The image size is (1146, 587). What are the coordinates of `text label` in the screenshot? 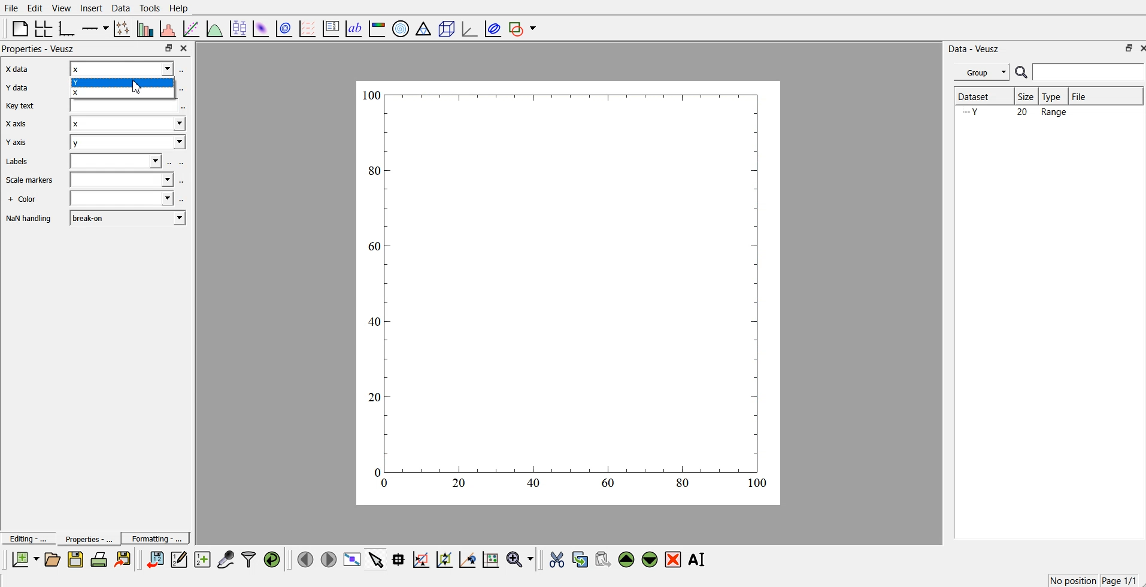 It's located at (354, 29).